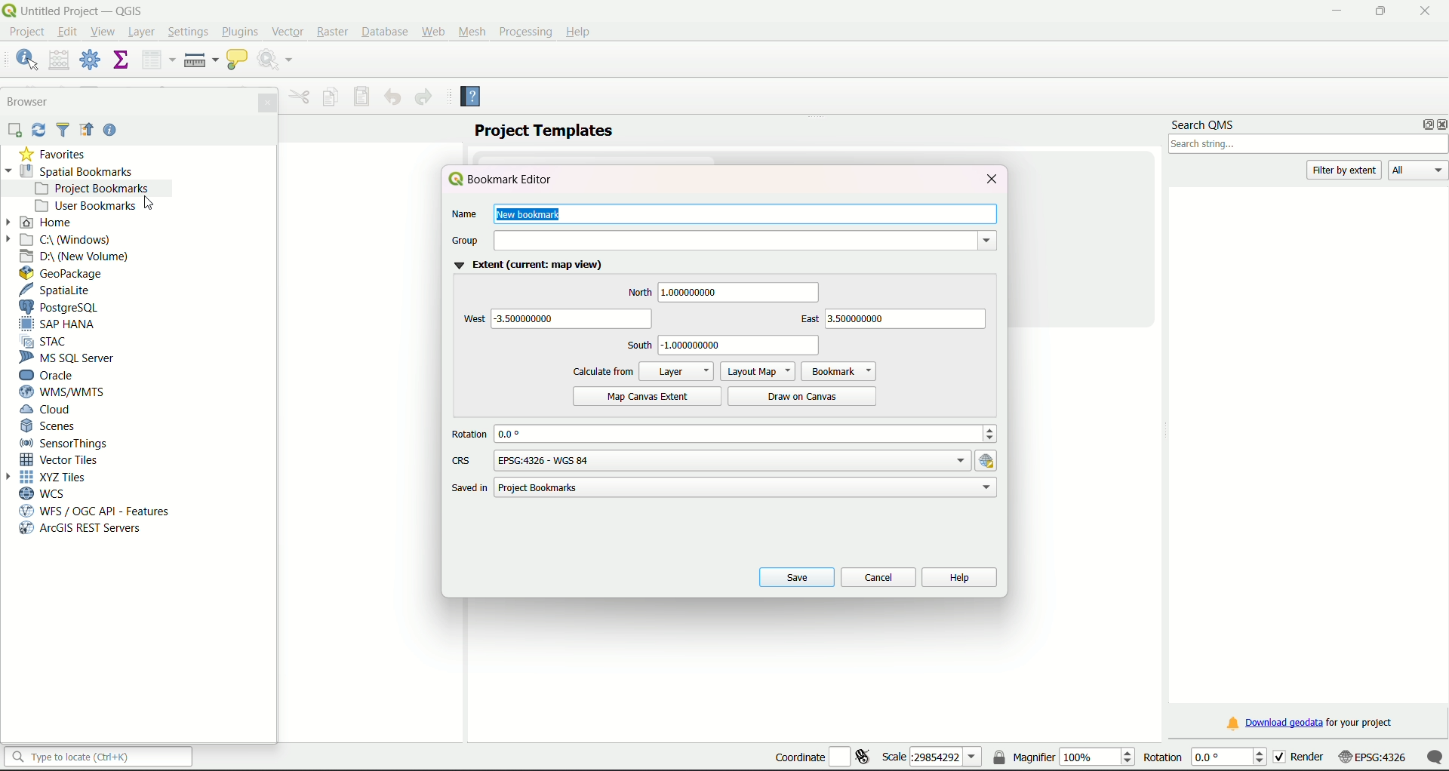 This screenshot has width=1449, height=771. Describe the element at coordinates (67, 393) in the screenshot. I see `WMS/WTMS` at that location.